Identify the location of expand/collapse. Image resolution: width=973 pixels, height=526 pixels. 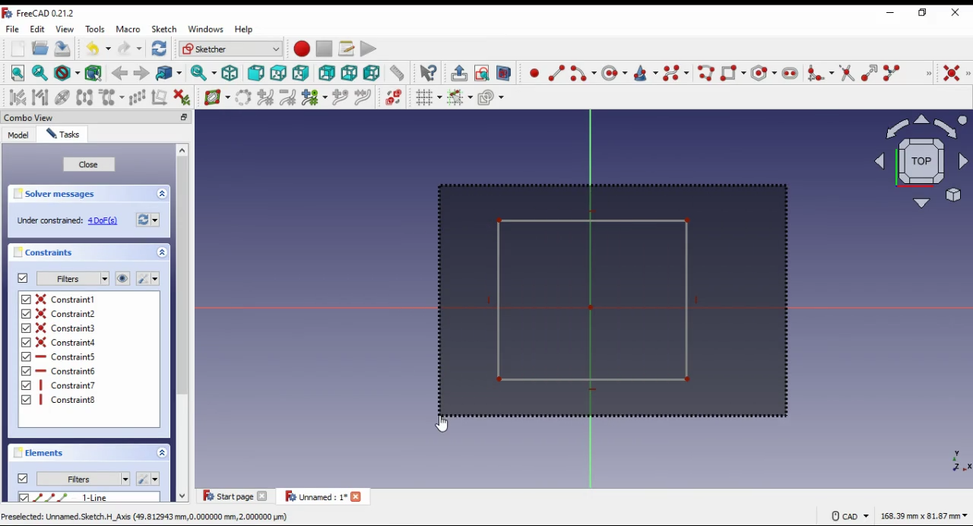
(162, 452).